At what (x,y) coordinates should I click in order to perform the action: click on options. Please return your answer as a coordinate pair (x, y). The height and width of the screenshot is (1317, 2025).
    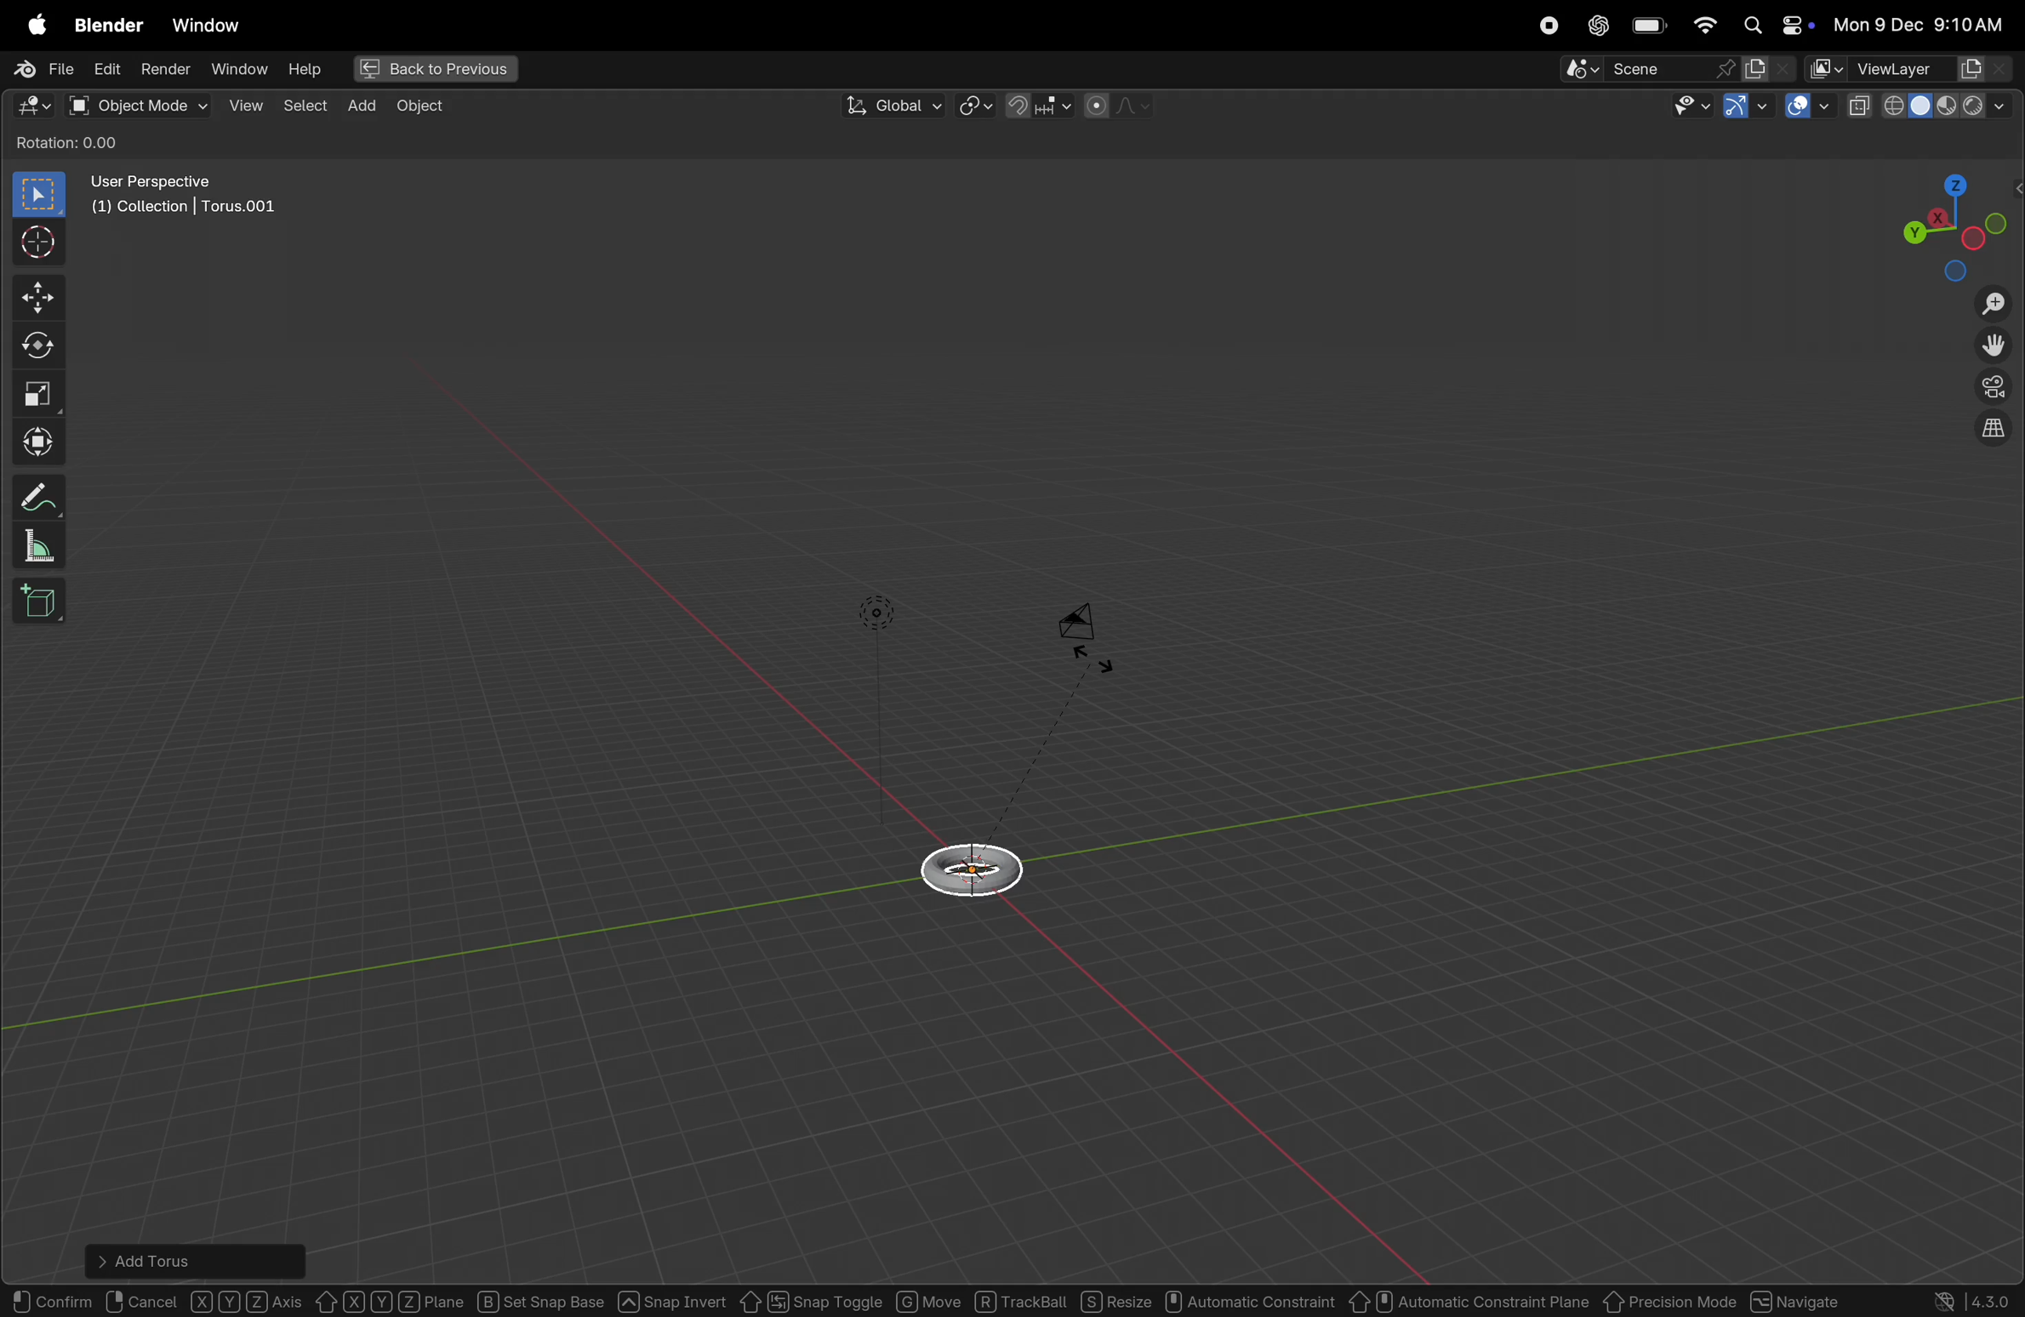
    Looking at the image, I should click on (1971, 143).